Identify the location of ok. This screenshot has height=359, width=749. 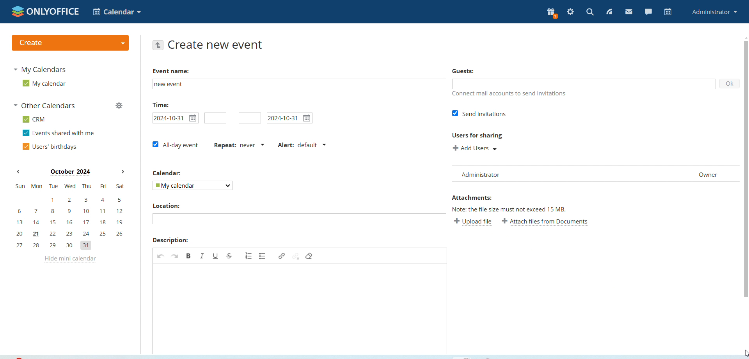
(729, 84).